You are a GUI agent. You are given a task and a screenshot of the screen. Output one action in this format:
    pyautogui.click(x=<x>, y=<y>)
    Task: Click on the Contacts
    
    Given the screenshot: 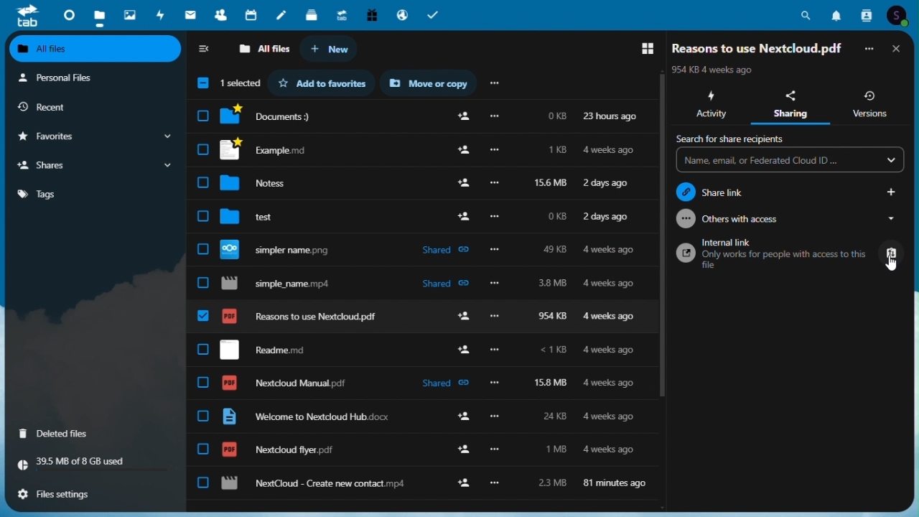 What is the action you would take?
    pyautogui.click(x=220, y=15)
    